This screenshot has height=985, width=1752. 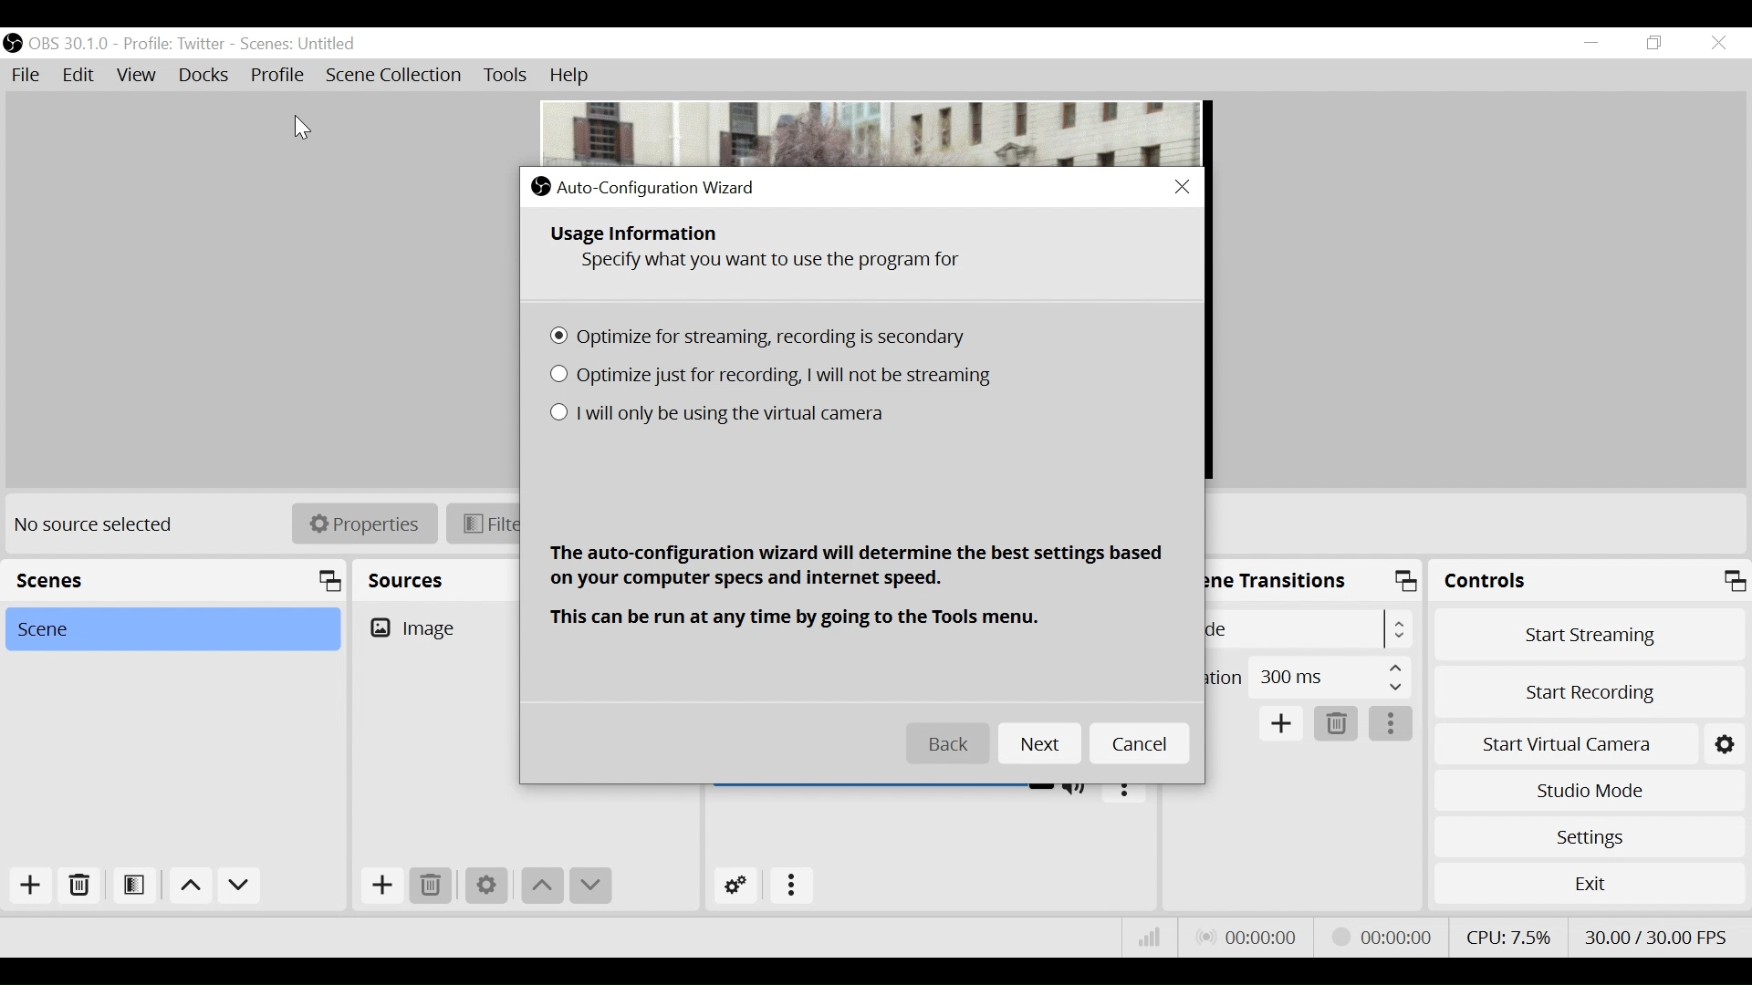 I want to click on Auto Configuration Wizard, so click(x=645, y=186).